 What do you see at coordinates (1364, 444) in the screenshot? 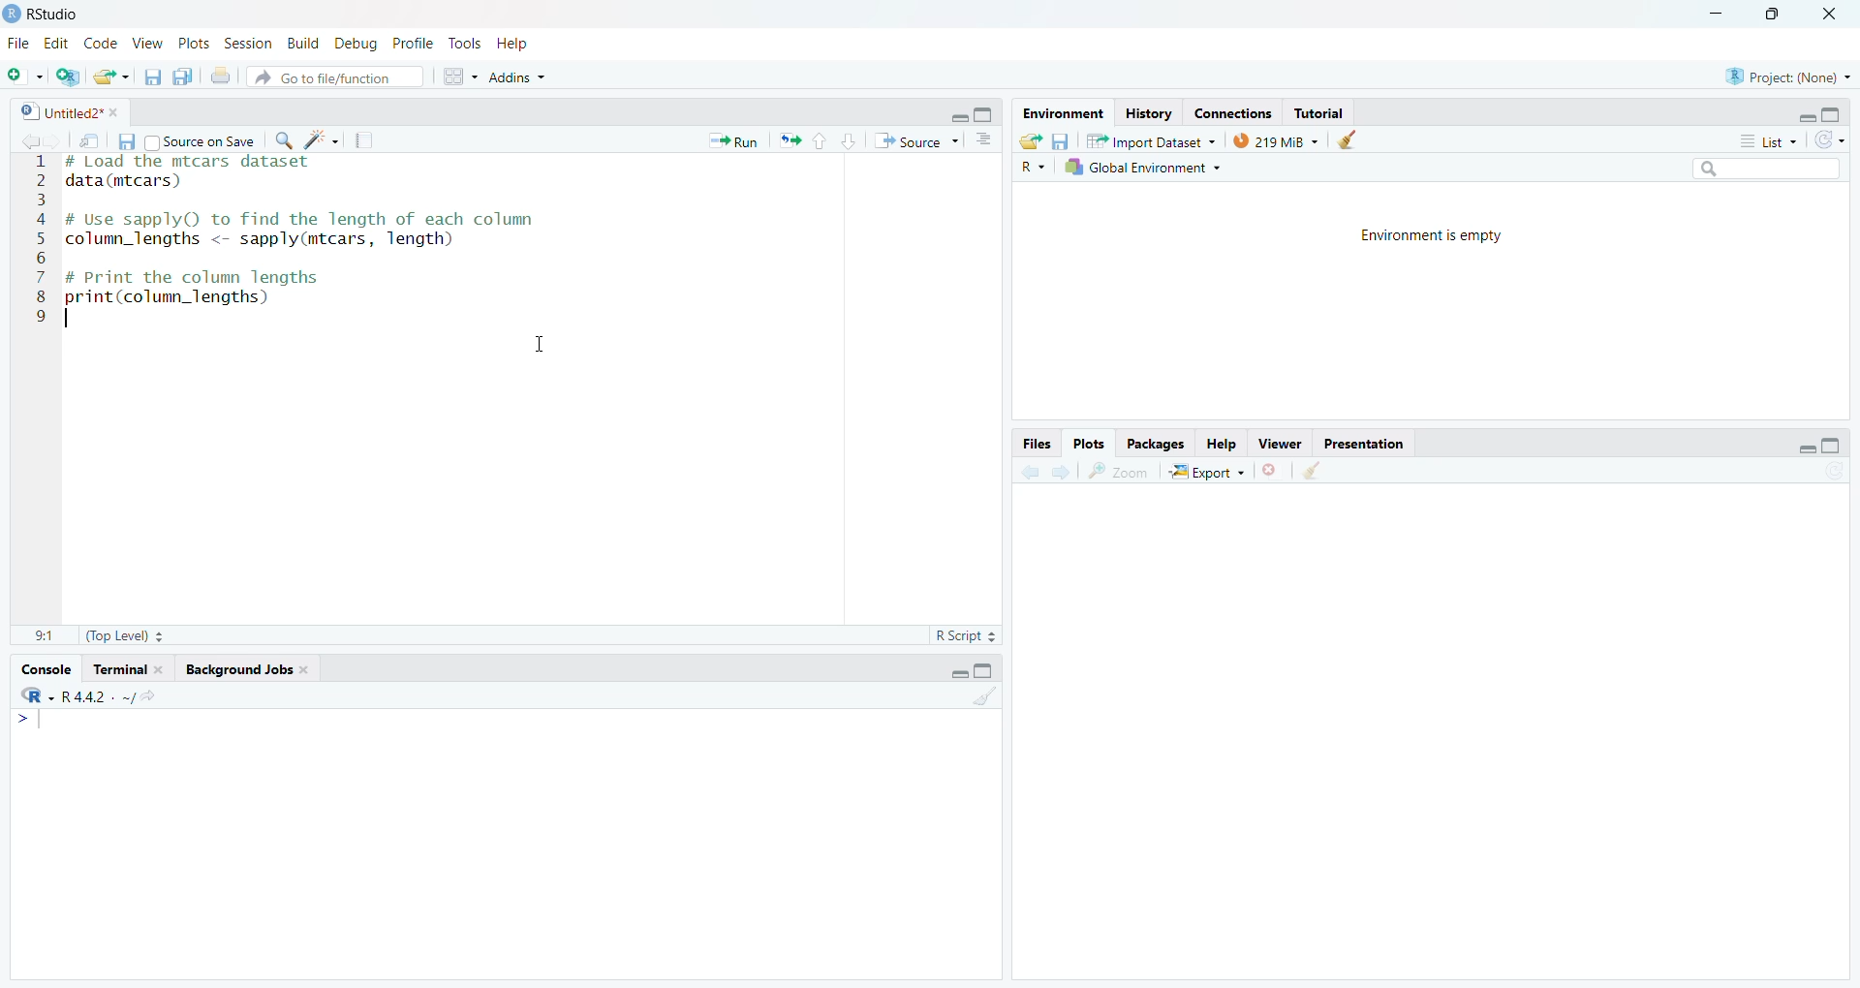
I see `Presentation` at bounding box center [1364, 444].